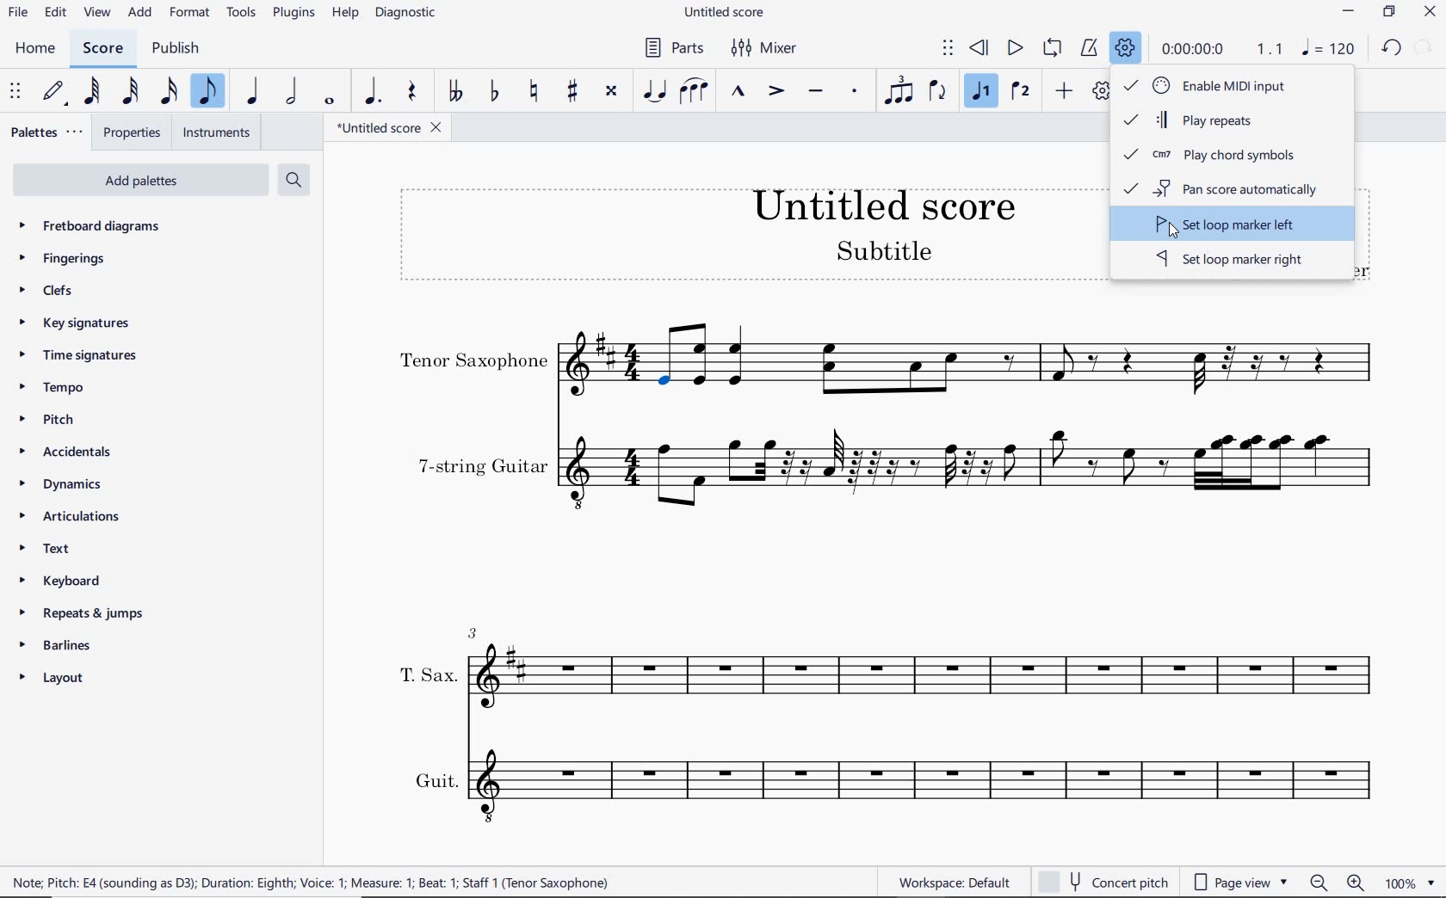  What do you see at coordinates (51, 680) in the screenshot?
I see `LAYOUT` at bounding box center [51, 680].